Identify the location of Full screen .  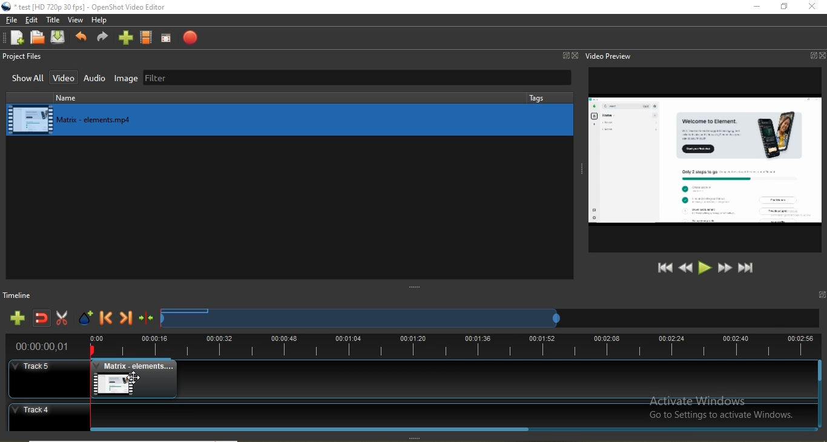
(166, 38).